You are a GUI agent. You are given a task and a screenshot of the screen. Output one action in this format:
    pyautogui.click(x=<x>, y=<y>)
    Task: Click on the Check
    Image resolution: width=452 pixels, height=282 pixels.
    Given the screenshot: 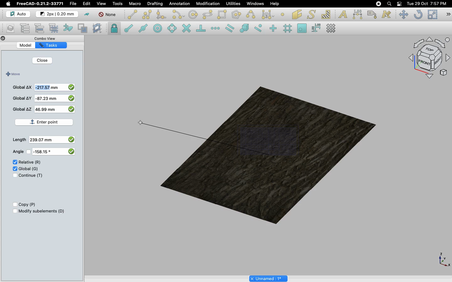 What is the action you would take?
    pyautogui.click(x=13, y=163)
    